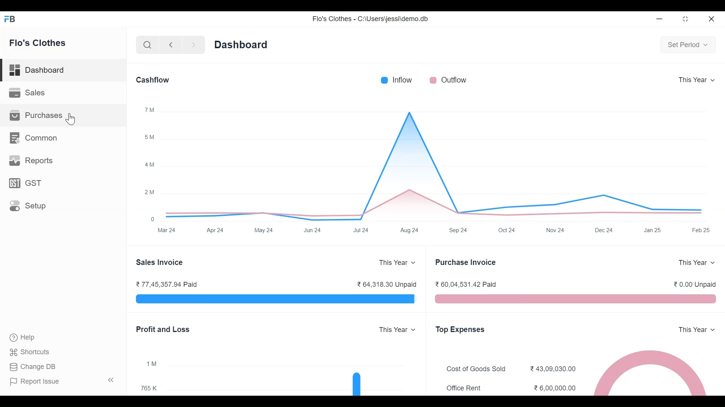 The height and width of the screenshot is (407, 725). I want to click on [0, so click(153, 219).